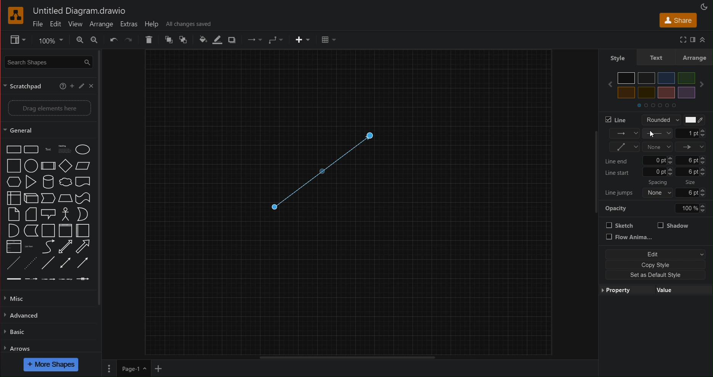 The image size is (713, 377). Describe the element at coordinates (153, 24) in the screenshot. I see `Help` at that location.